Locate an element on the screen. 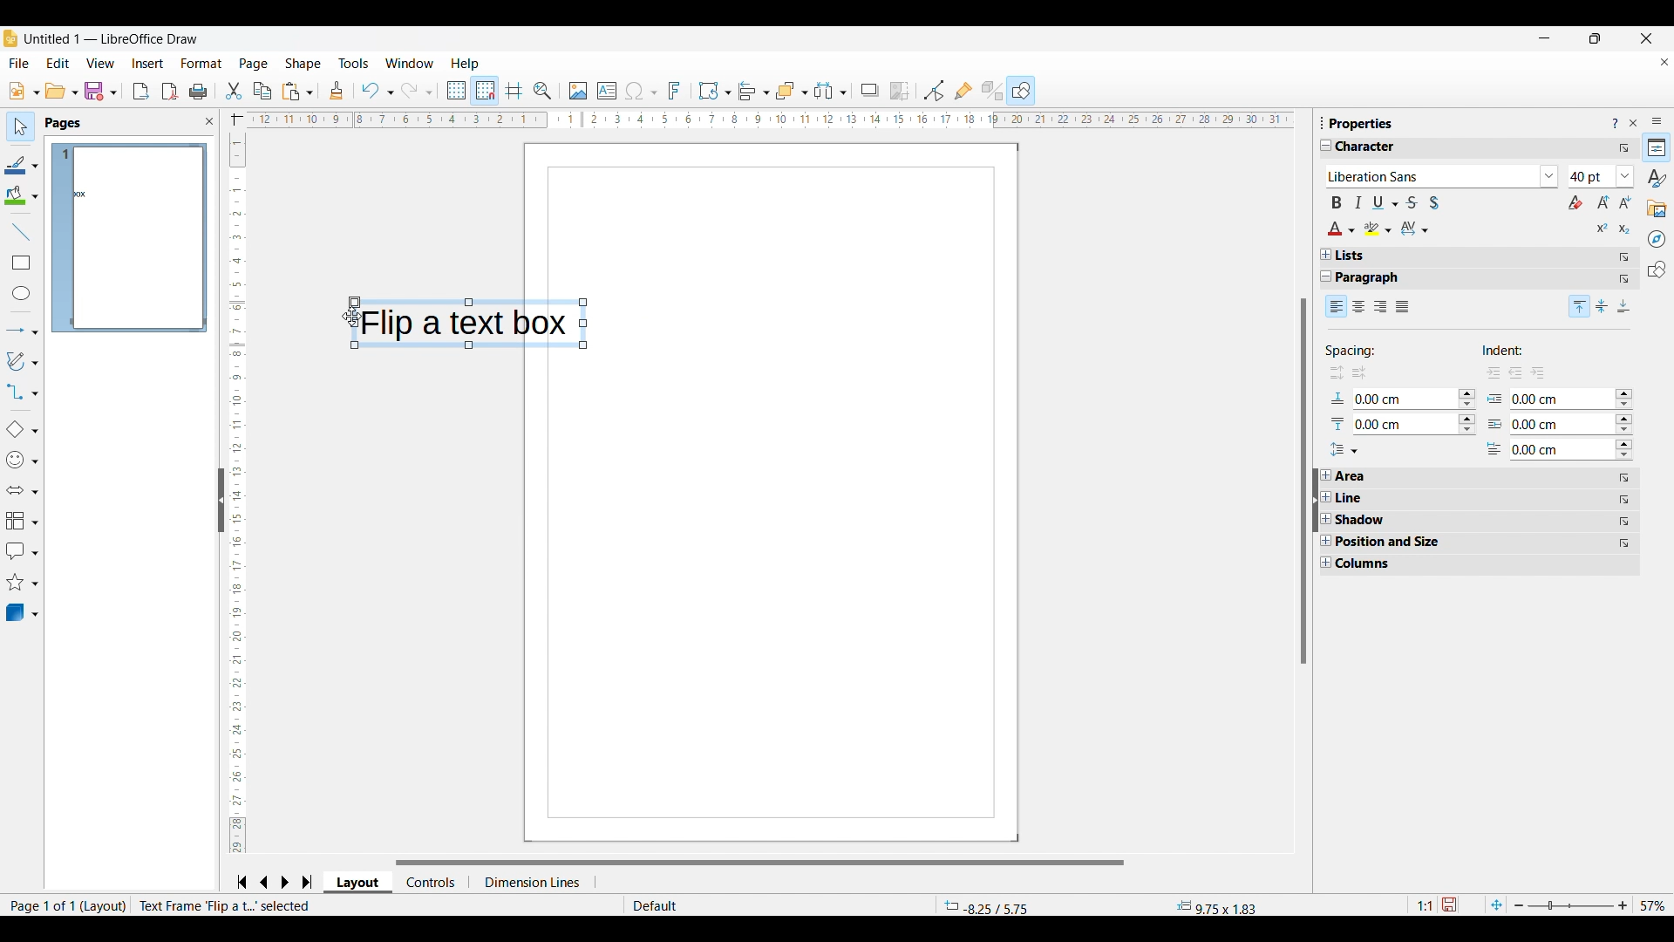 The image size is (1674, 942). Indicates spacing options is located at coordinates (1352, 353).